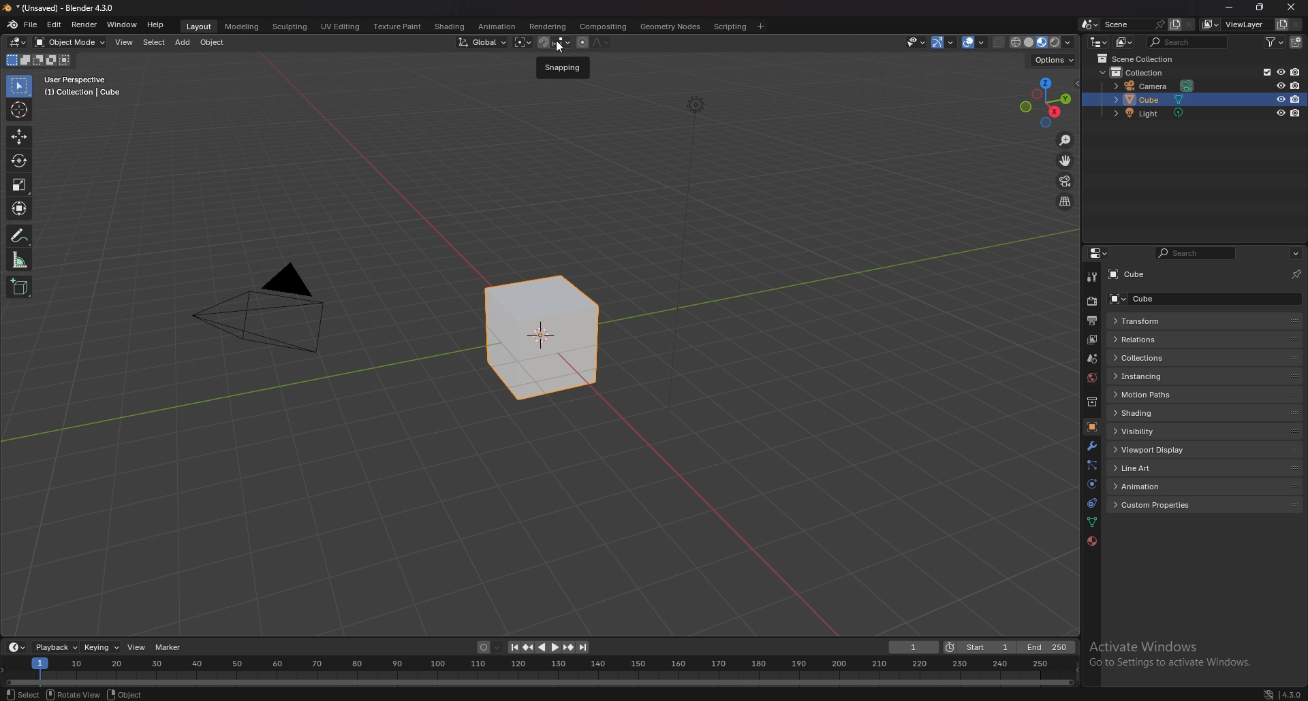  What do you see at coordinates (19, 86) in the screenshot?
I see `selector` at bounding box center [19, 86].